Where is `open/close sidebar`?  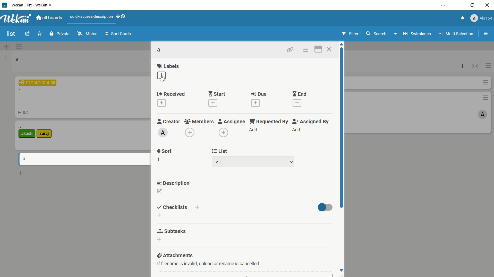 open/close sidebar is located at coordinates (486, 34).